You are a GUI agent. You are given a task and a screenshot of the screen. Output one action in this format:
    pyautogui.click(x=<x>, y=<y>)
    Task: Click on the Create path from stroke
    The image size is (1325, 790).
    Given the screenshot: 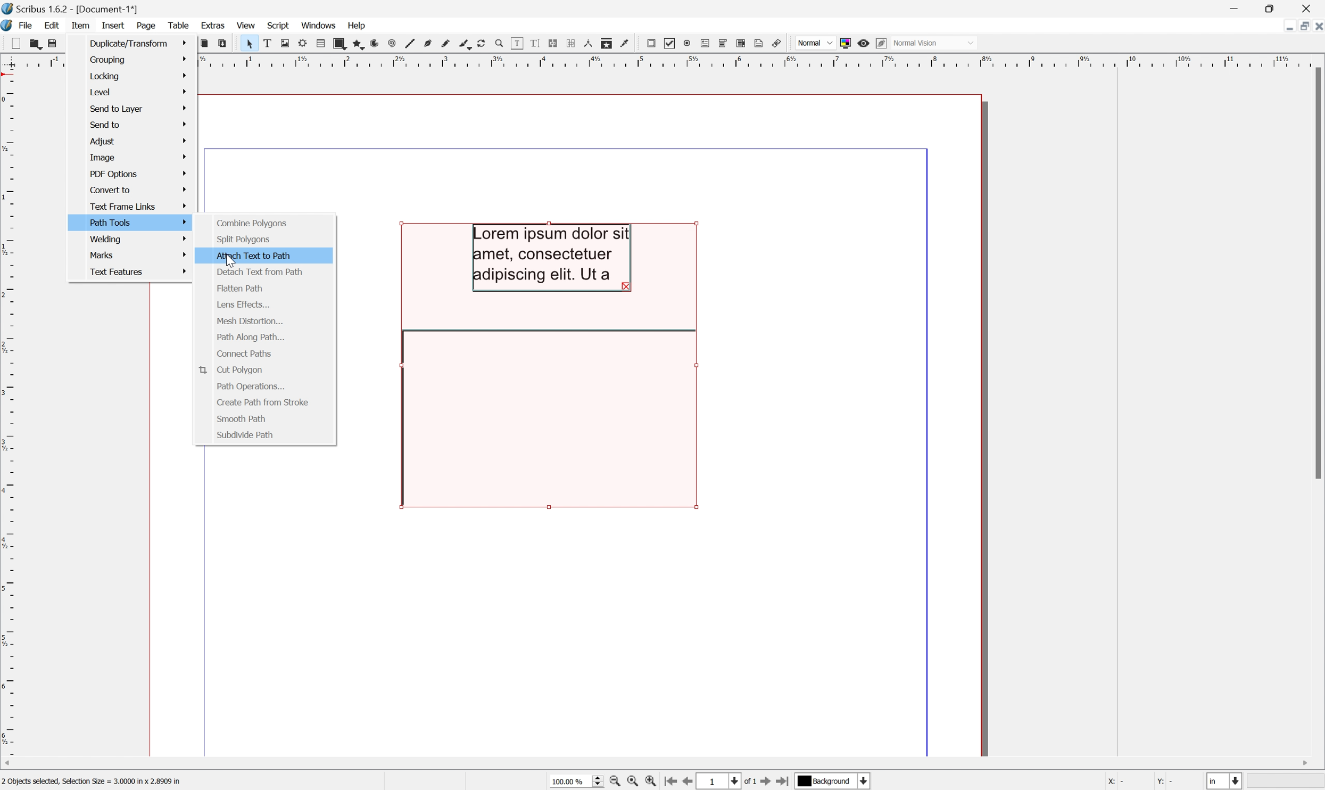 What is the action you would take?
    pyautogui.click(x=263, y=402)
    